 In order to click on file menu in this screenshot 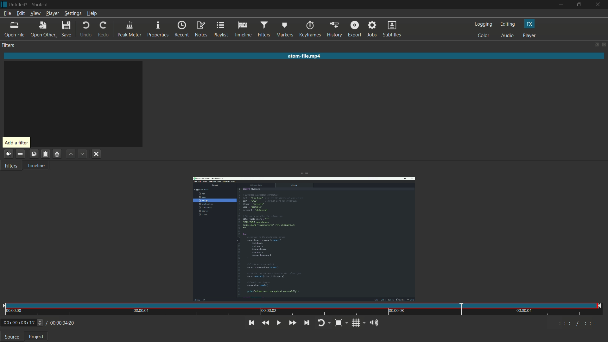, I will do `click(8, 14)`.